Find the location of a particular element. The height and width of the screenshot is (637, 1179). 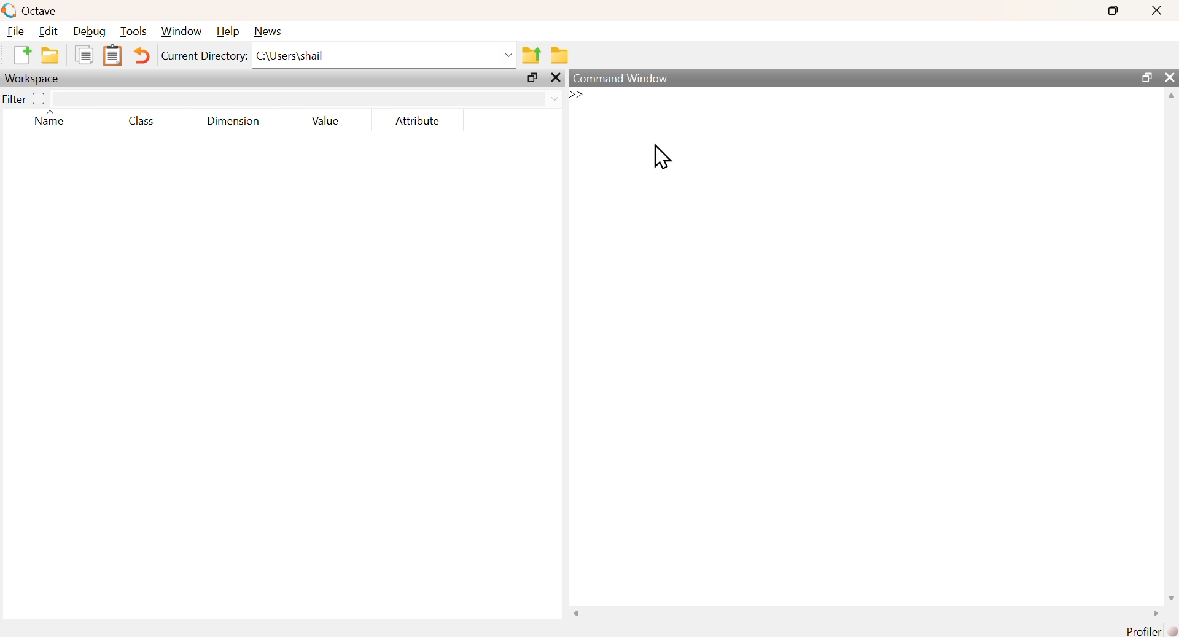

name is located at coordinates (47, 120).